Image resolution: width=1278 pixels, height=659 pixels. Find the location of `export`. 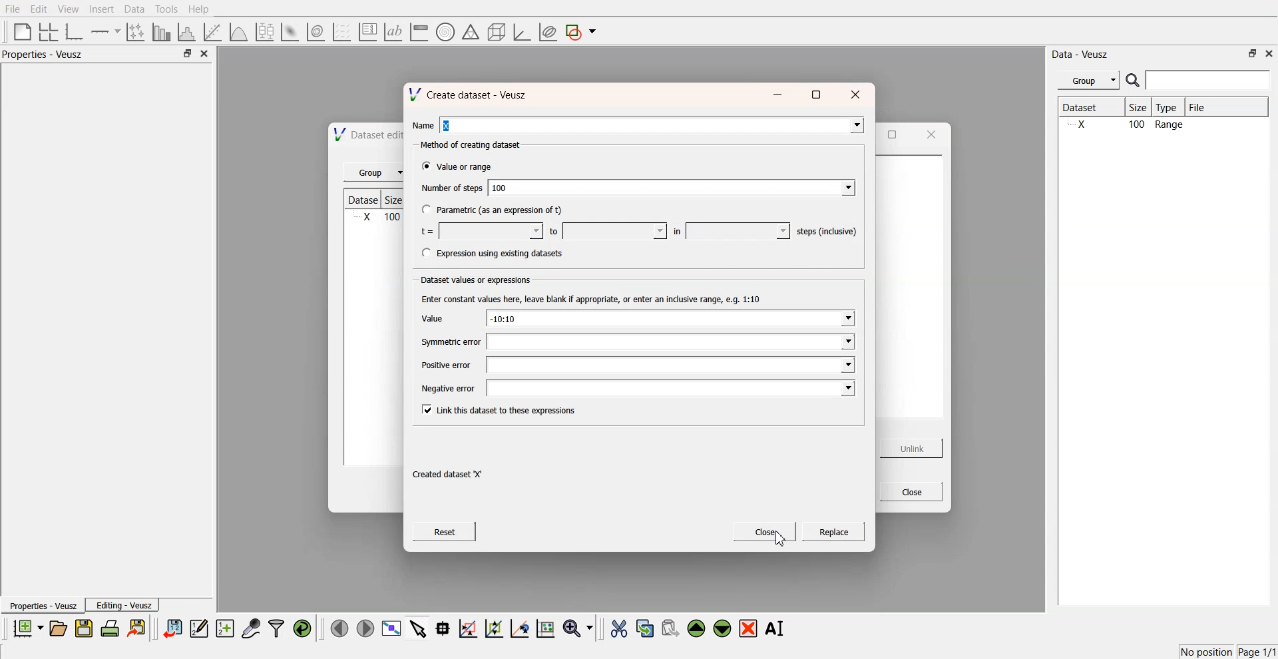

export is located at coordinates (138, 628).